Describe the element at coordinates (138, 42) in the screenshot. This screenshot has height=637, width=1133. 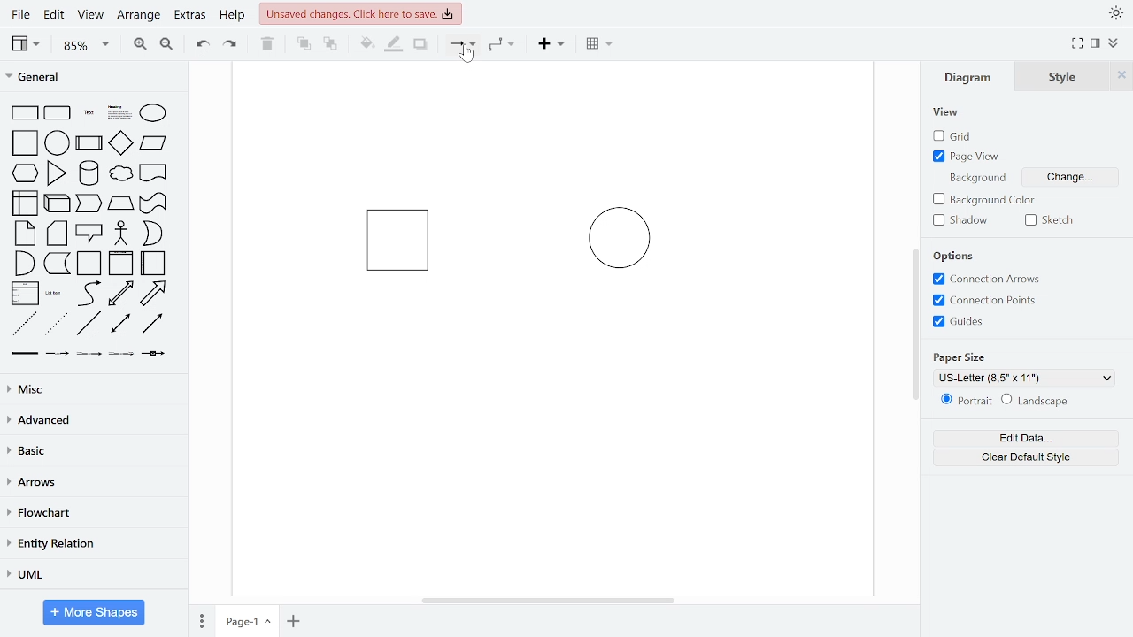
I see `zoom in` at that location.